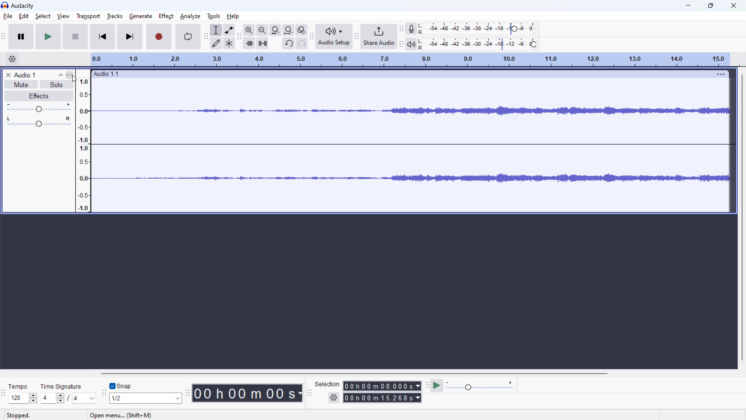 Image resolution: width=746 pixels, height=420 pixels. I want to click on silence audio selection, so click(262, 43).